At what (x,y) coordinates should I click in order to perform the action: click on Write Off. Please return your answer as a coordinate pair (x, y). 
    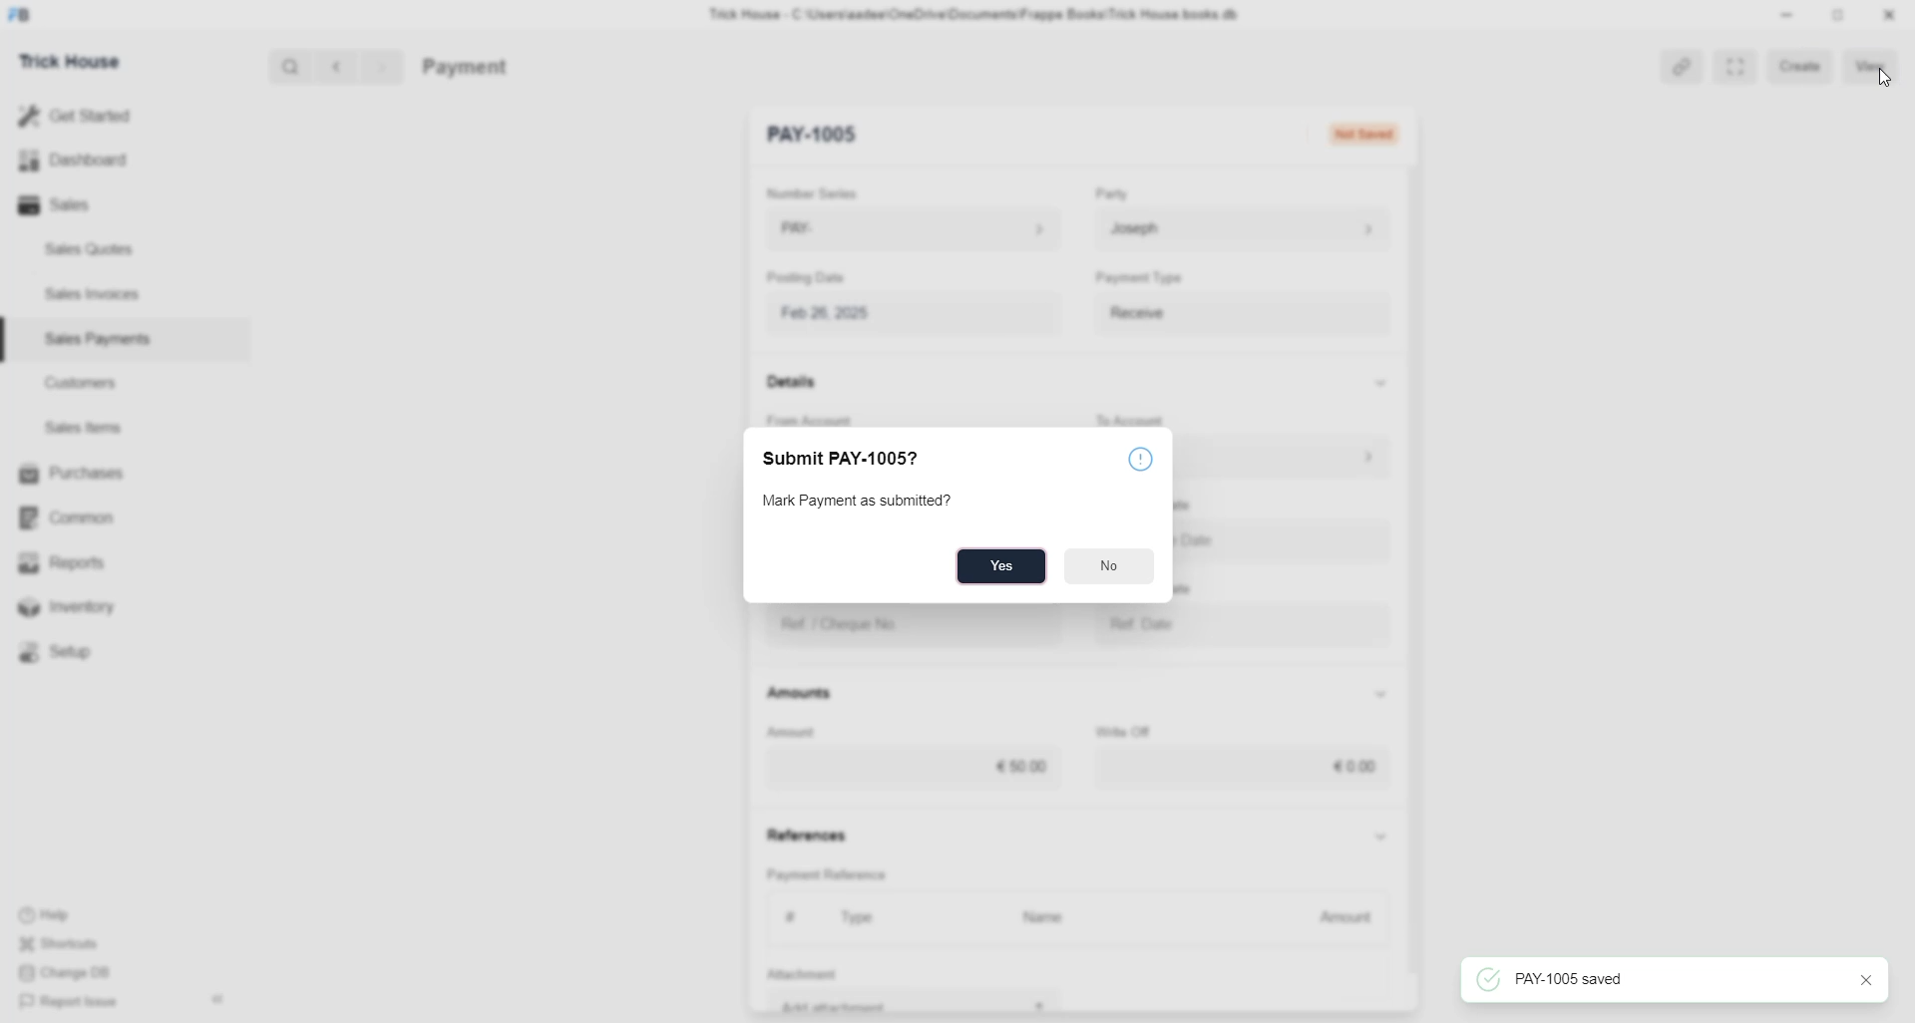
    Looking at the image, I should click on (1121, 732).